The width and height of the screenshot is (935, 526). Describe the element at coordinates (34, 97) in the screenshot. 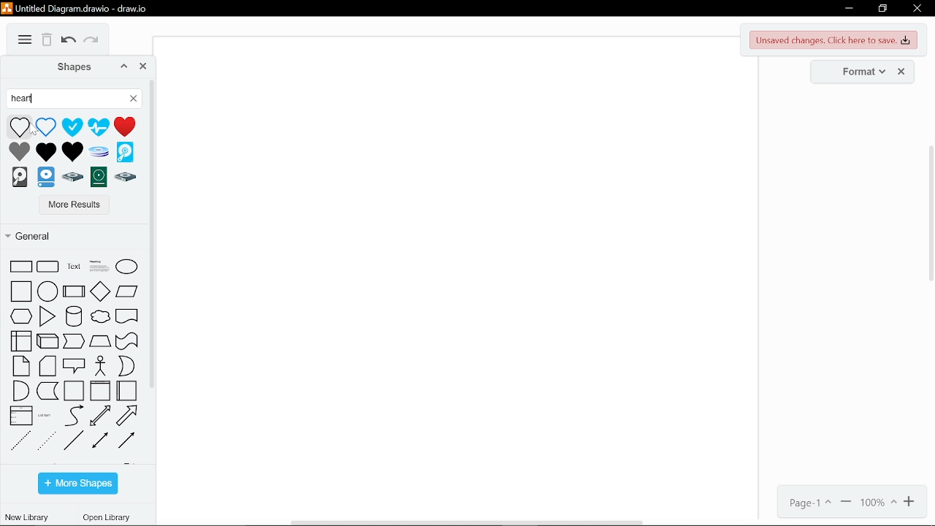

I see `text cursor` at that location.